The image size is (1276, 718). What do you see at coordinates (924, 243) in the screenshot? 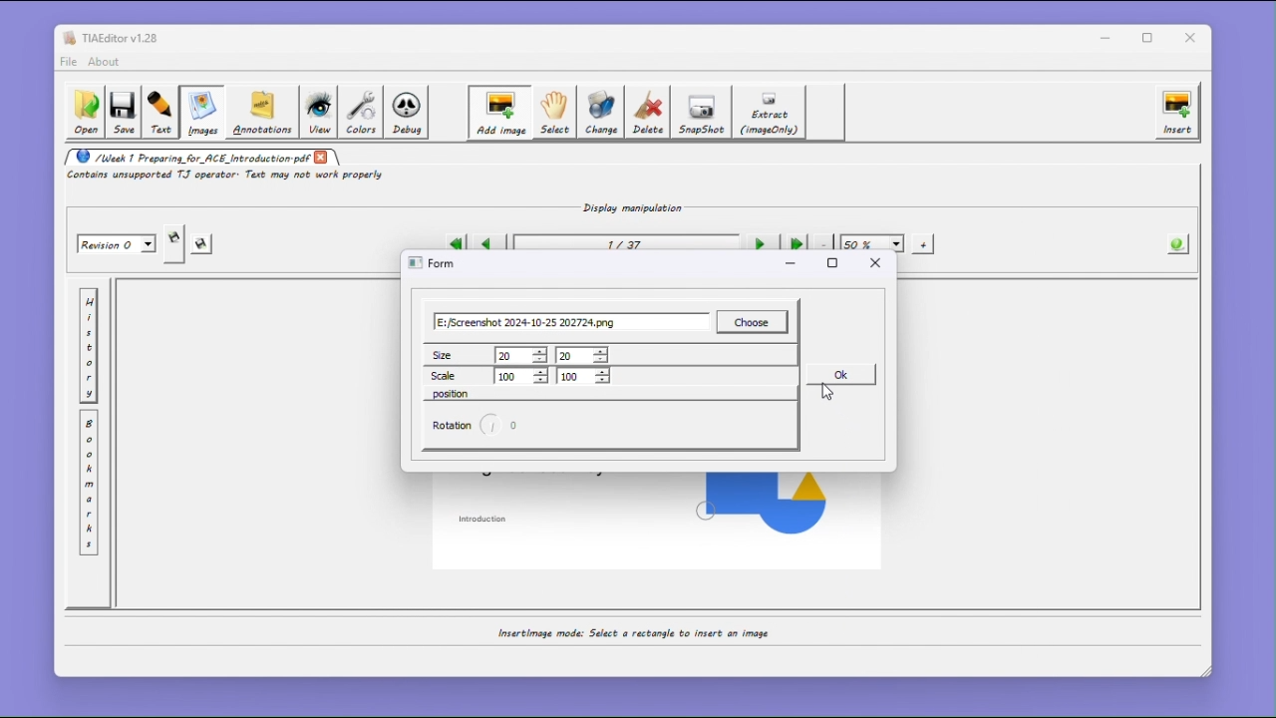
I see `+` at bounding box center [924, 243].